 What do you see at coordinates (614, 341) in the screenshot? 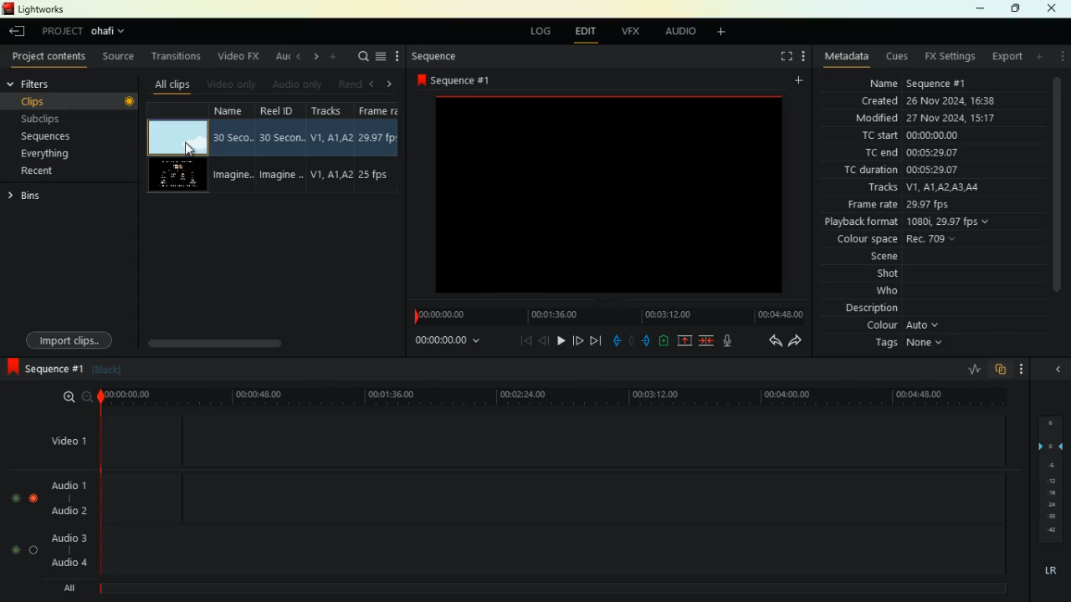
I see `pull` at bounding box center [614, 341].